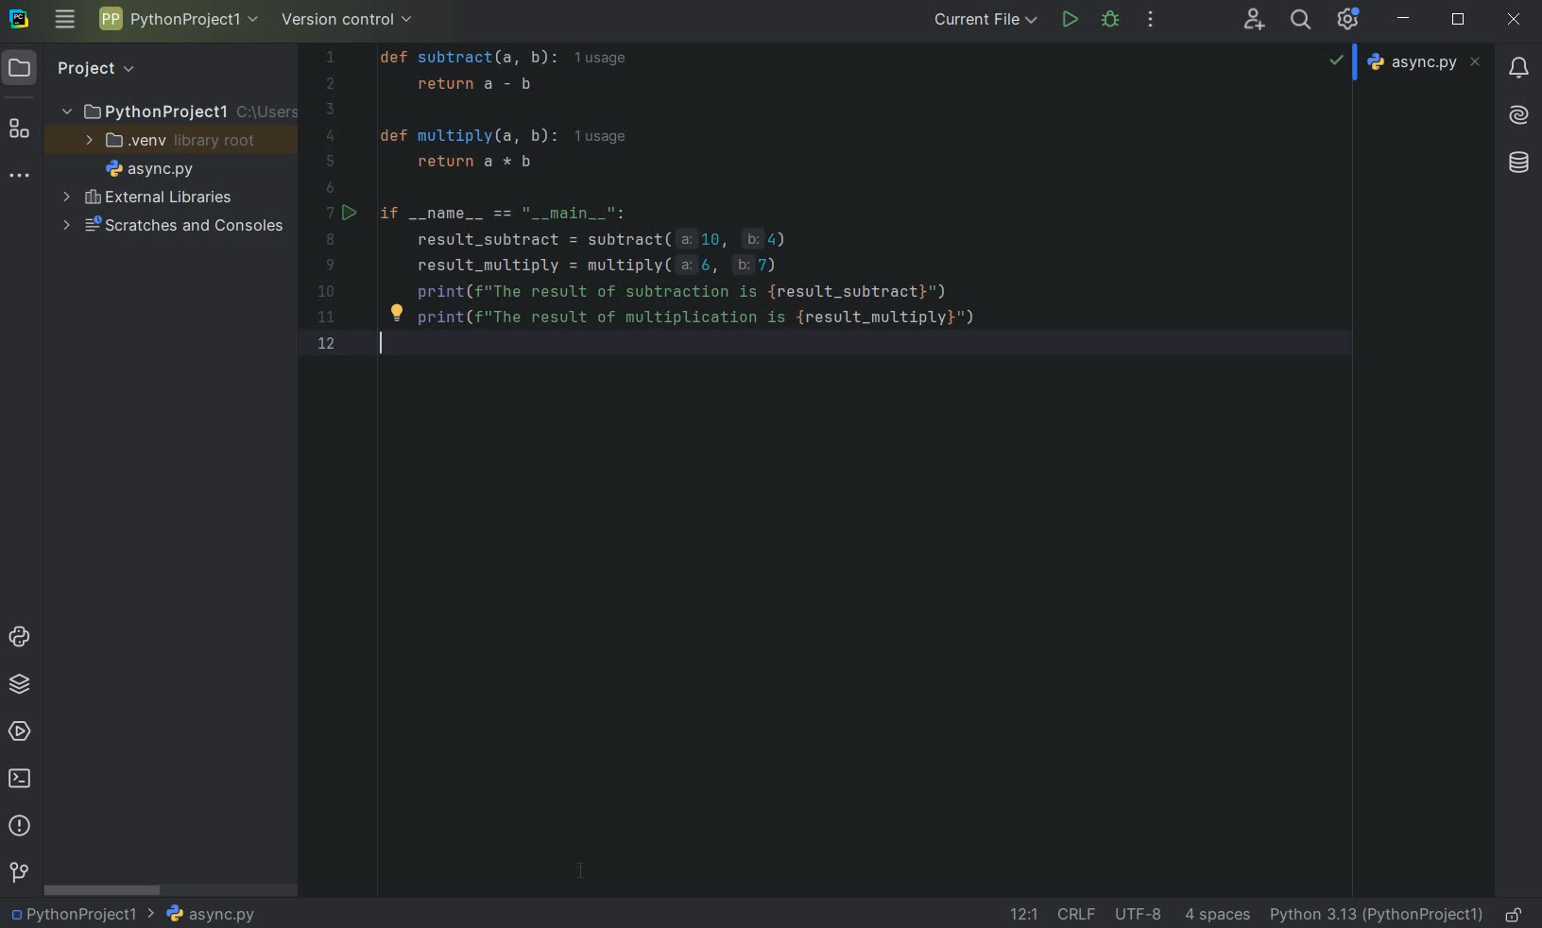 Image resolution: width=1542 pixels, height=928 pixels. What do you see at coordinates (1518, 114) in the screenshot?
I see `AI Assistant` at bounding box center [1518, 114].